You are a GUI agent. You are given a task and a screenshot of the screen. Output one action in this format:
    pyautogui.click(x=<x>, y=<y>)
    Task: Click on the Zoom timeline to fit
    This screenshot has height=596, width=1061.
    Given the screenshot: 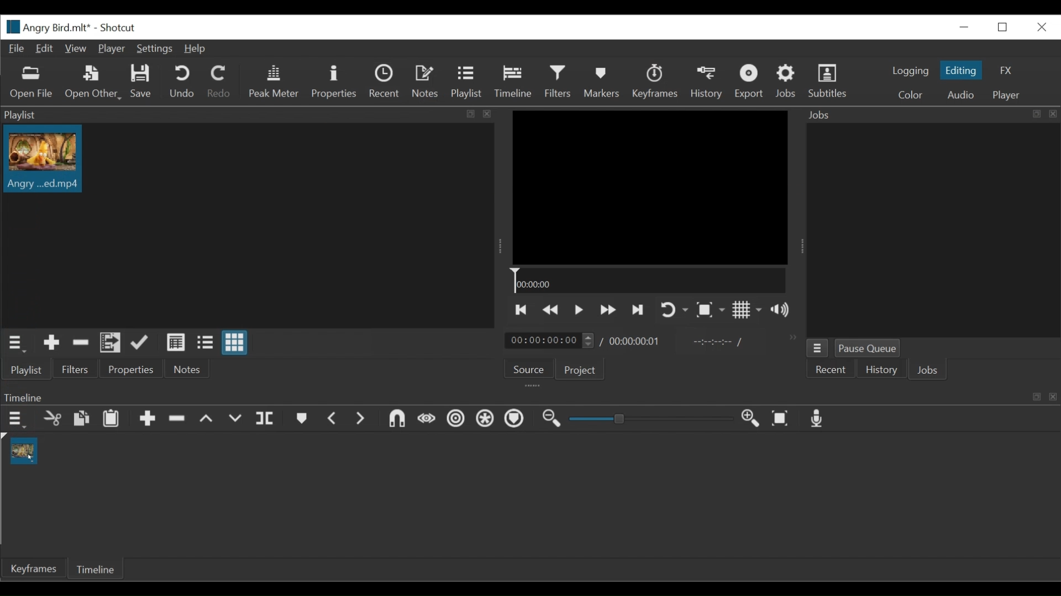 What is the action you would take?
    pyautogui.click(x=782, y=420)
    